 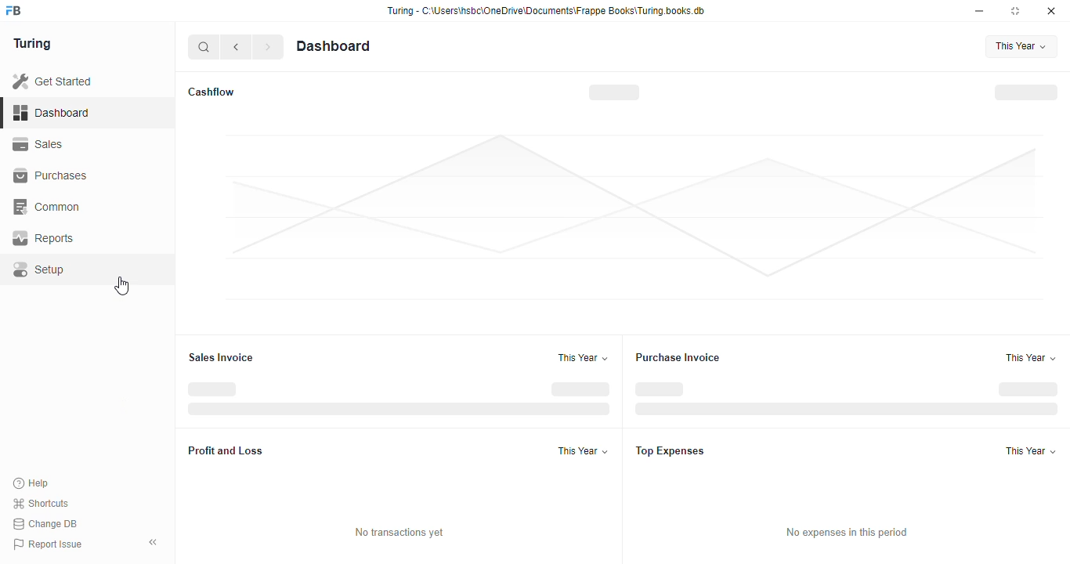 What do you see at coordinates (31, 44) in the screenshot?
I see `turing` at bounding box center [31, 44].